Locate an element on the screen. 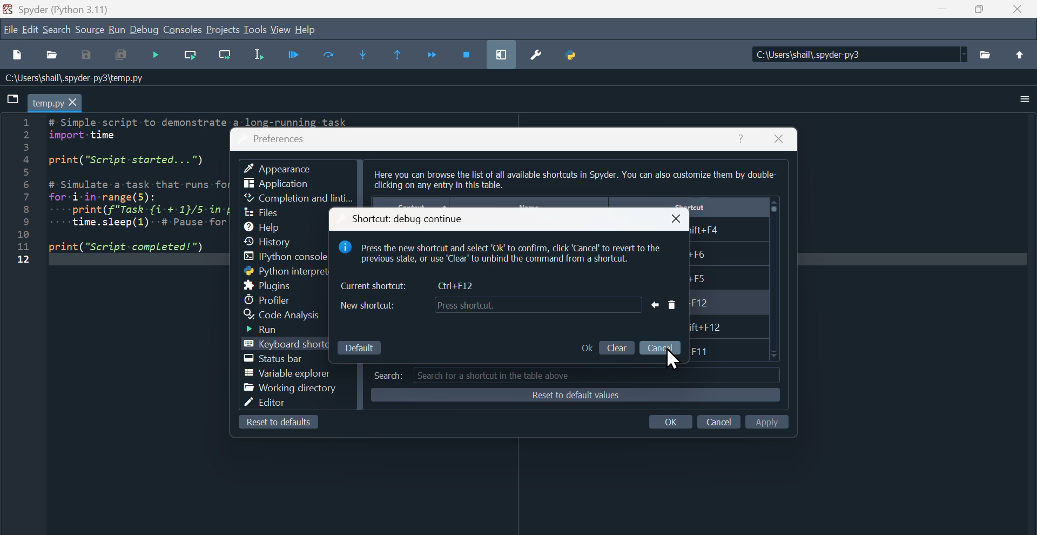 The image size is (1037, 535). Stop debugging is located at coordinates (467, 52).